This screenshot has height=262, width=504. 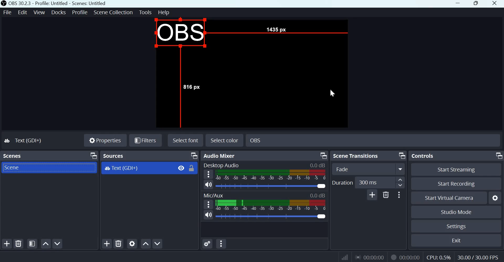 I want to click on Move scene up, so click(x=45, y=244).